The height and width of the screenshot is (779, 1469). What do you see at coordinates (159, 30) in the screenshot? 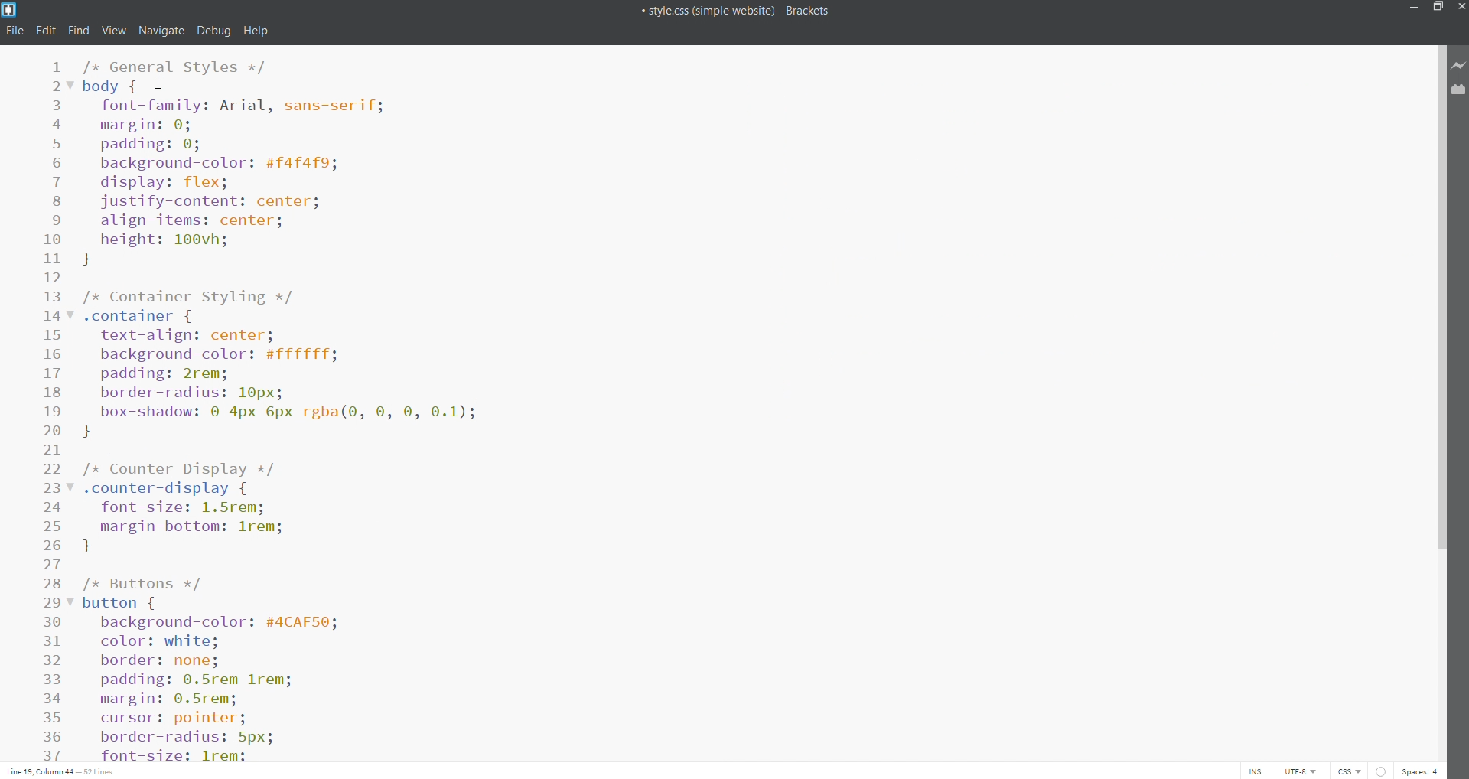
I see `navigate` at bounding box center [159, 30].